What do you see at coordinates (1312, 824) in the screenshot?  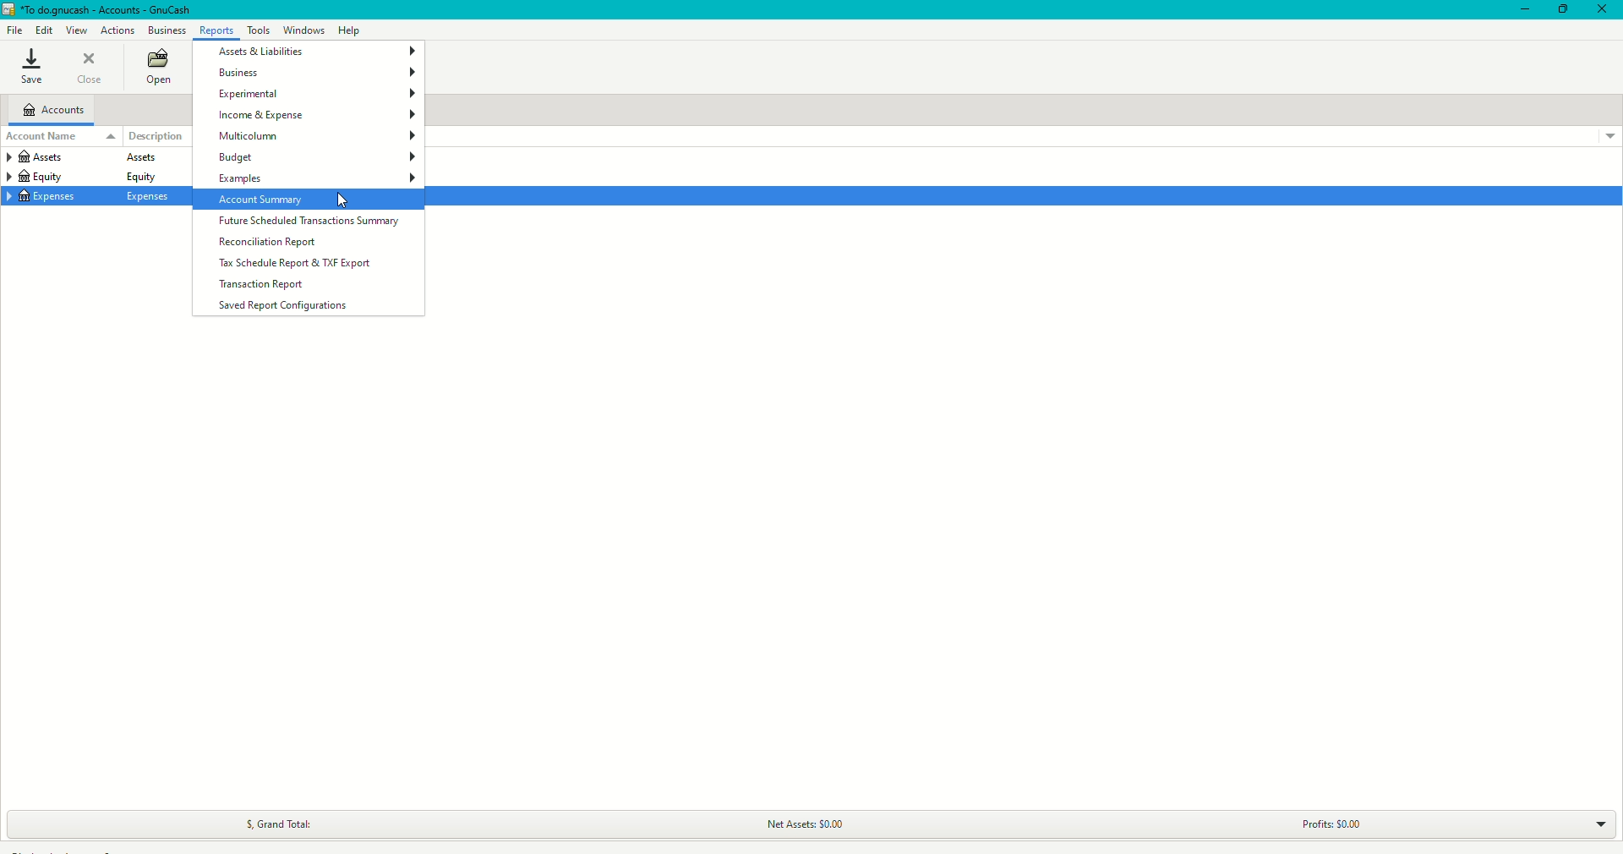 I see `Profits` at bounding box center [1312, 824].